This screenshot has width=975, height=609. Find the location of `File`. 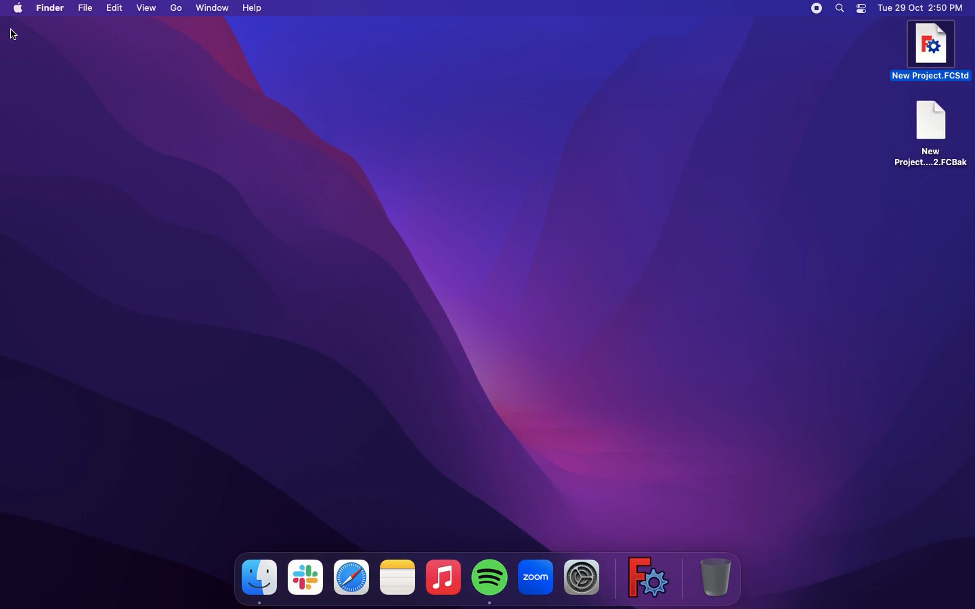

File is located at coordinates (87, 8).